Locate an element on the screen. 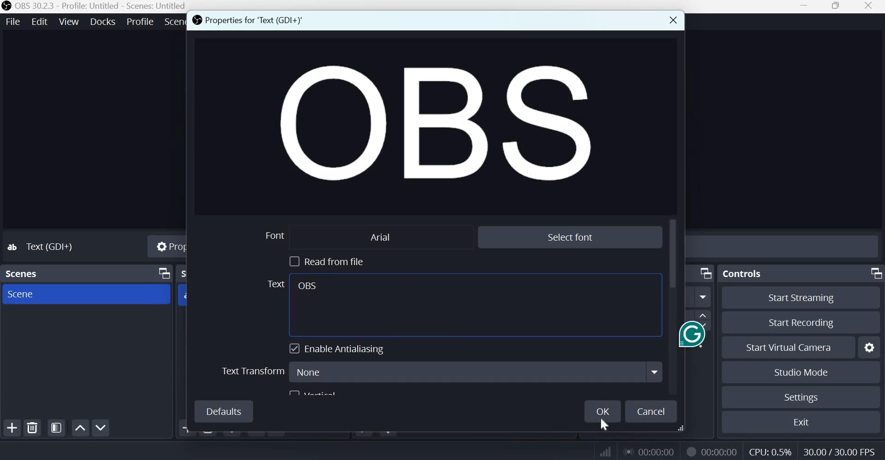  Cancel is located at coordinates (652, 413).